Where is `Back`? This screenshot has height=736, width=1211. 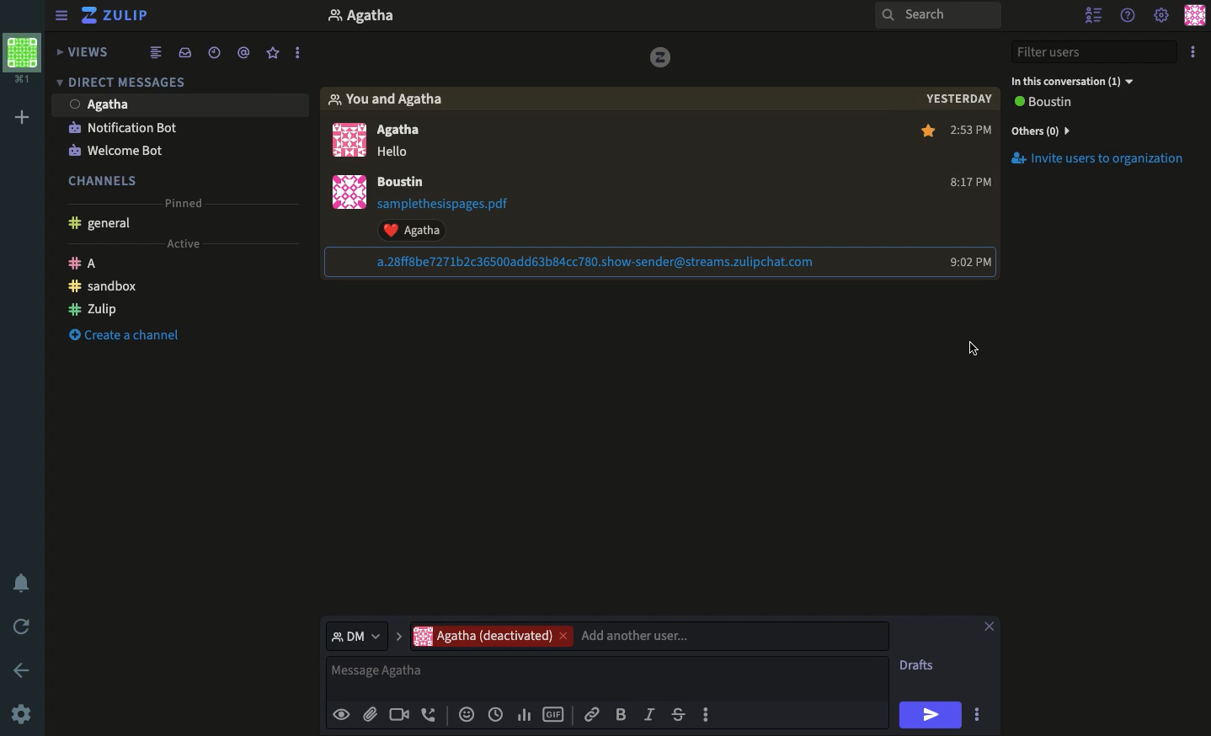 Back is located at coordinates (19, 669).